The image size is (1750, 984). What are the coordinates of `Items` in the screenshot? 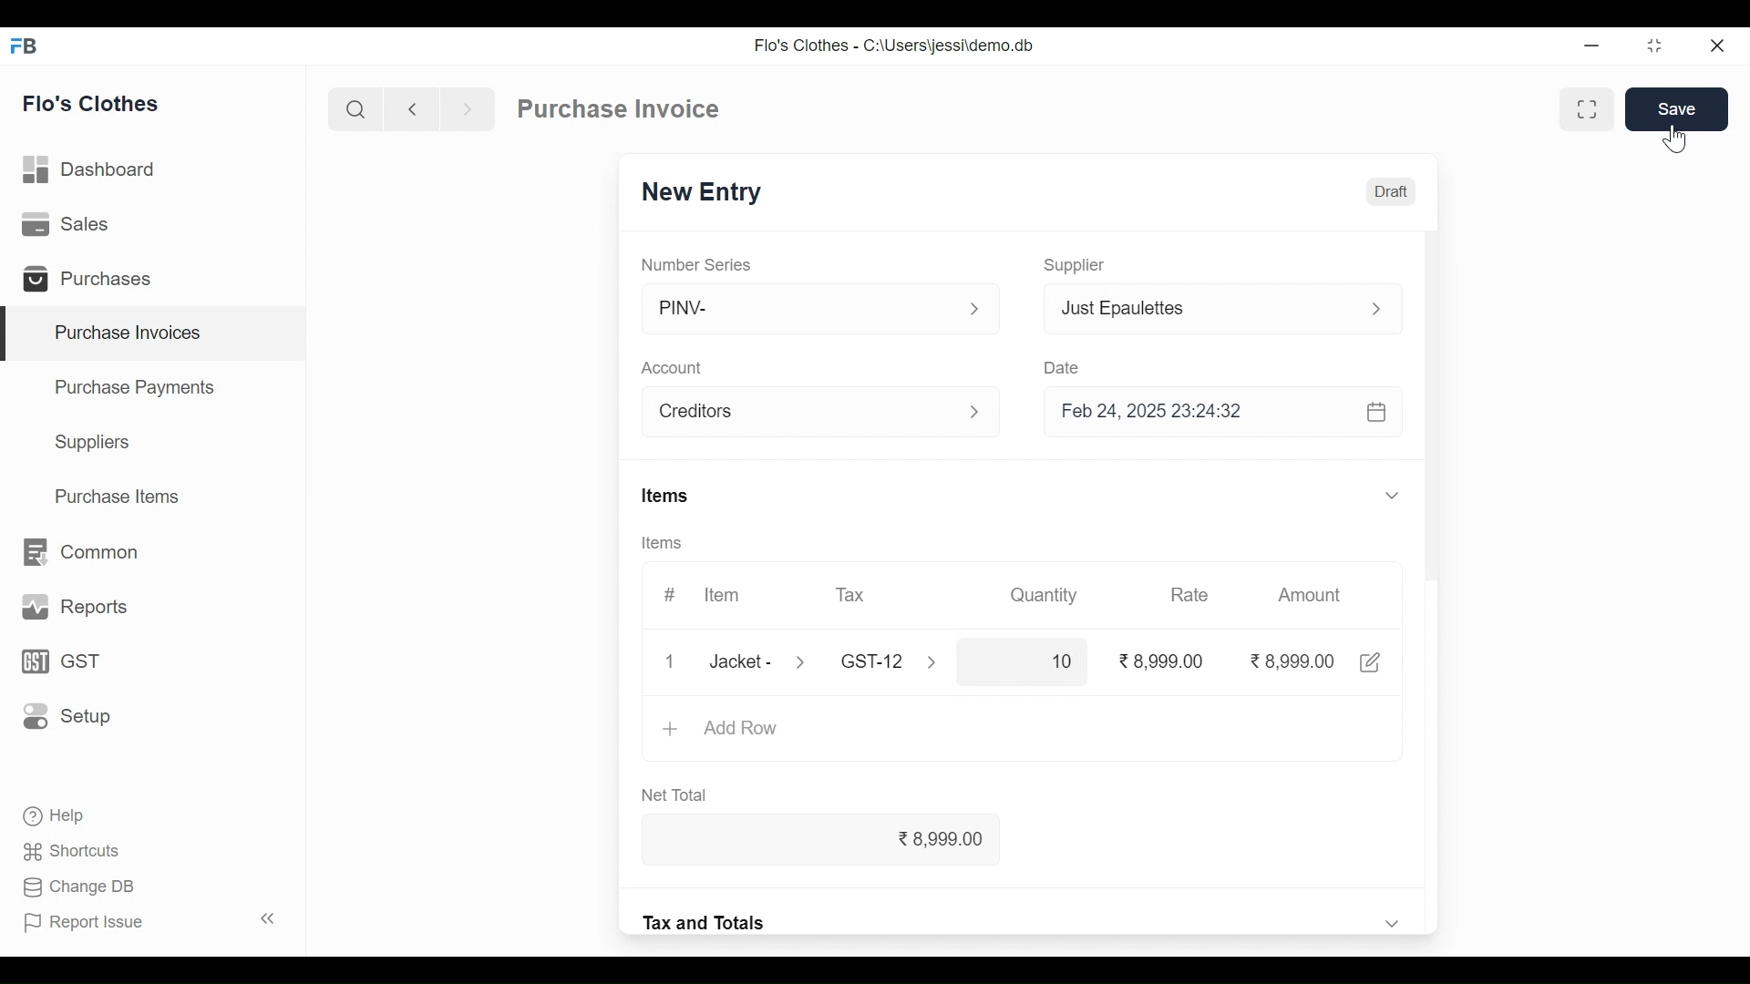 It's located at (664, 495).